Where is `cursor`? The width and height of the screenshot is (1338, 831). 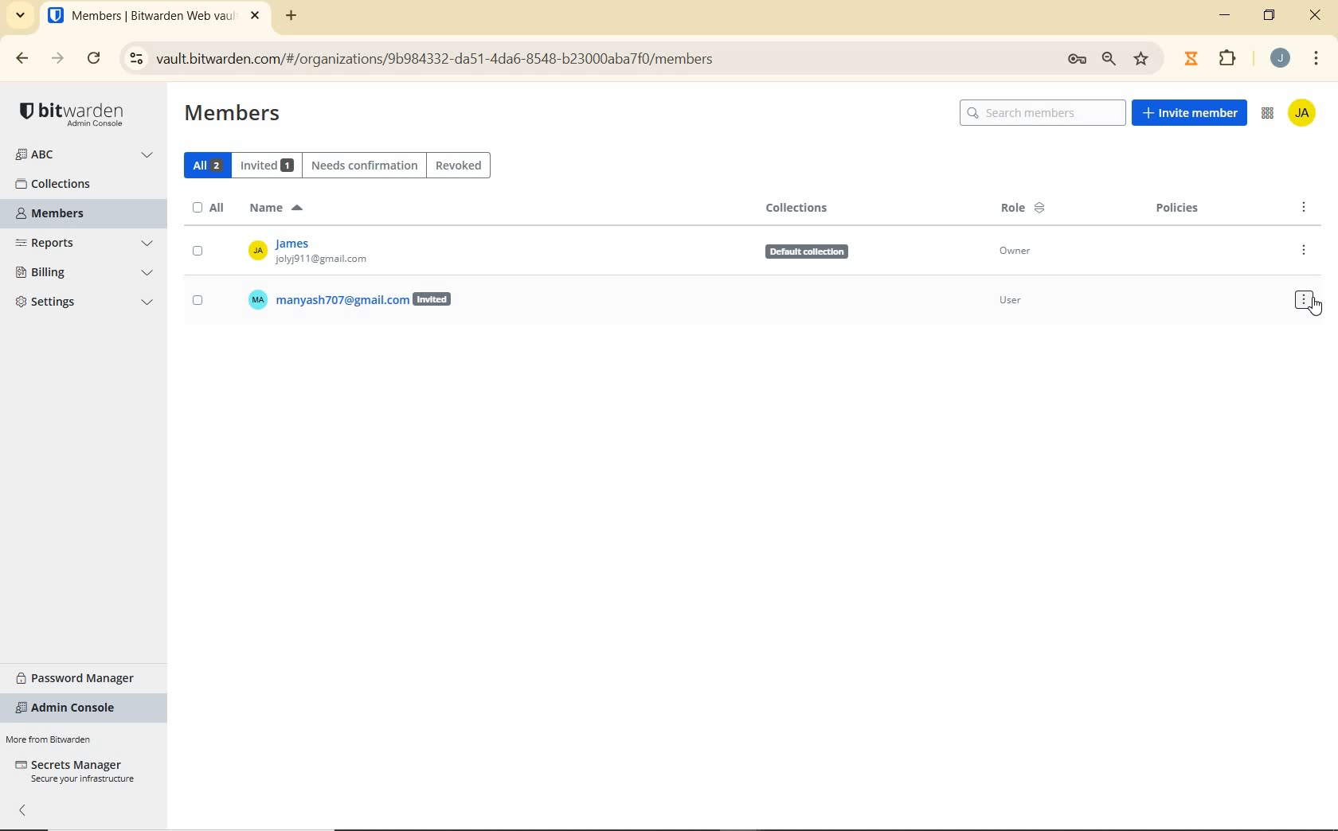
cursor is located at coordinates (1313, 306).